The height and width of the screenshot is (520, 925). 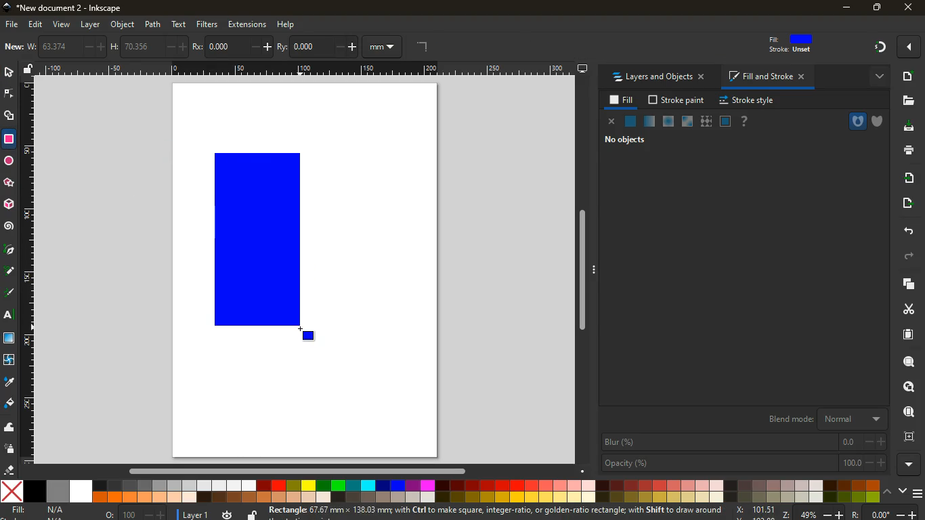 I want to click on view, so click(x=62, y=25).